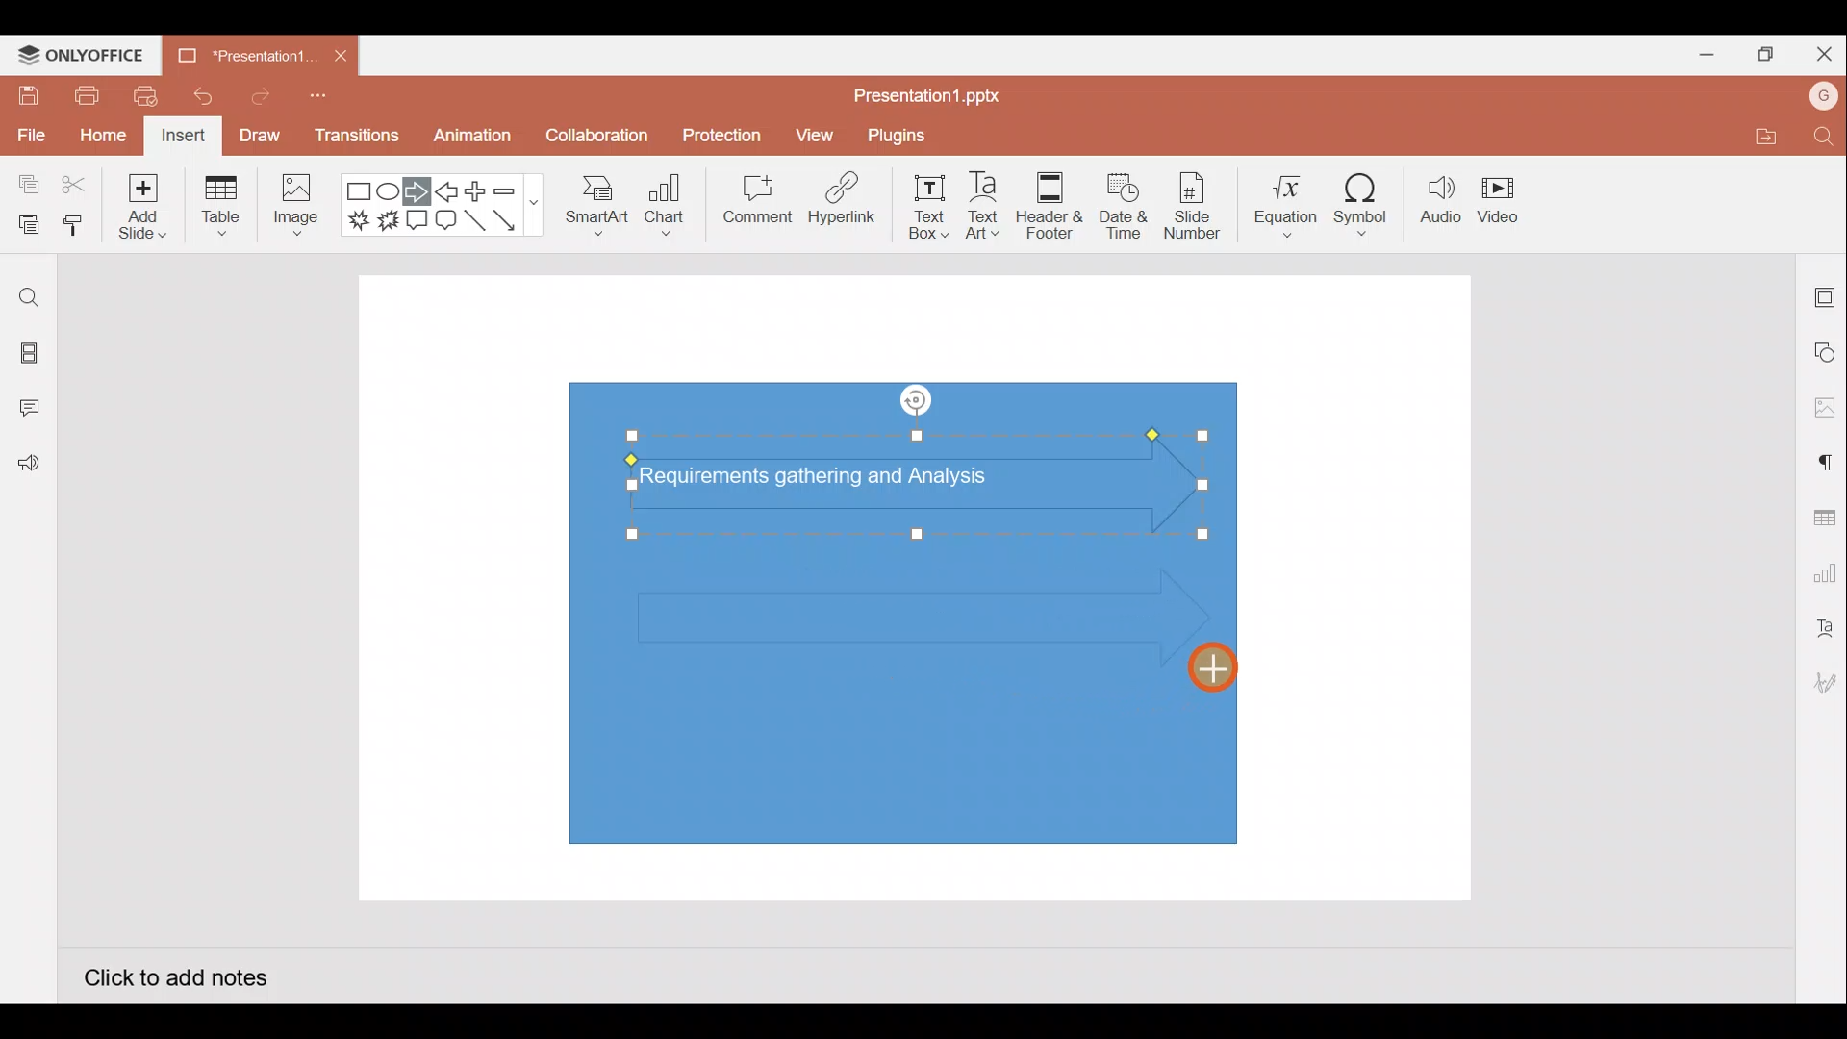  Describe the element at coordinates (139, 96) in the screenshot. I see `Quick print` at that location.